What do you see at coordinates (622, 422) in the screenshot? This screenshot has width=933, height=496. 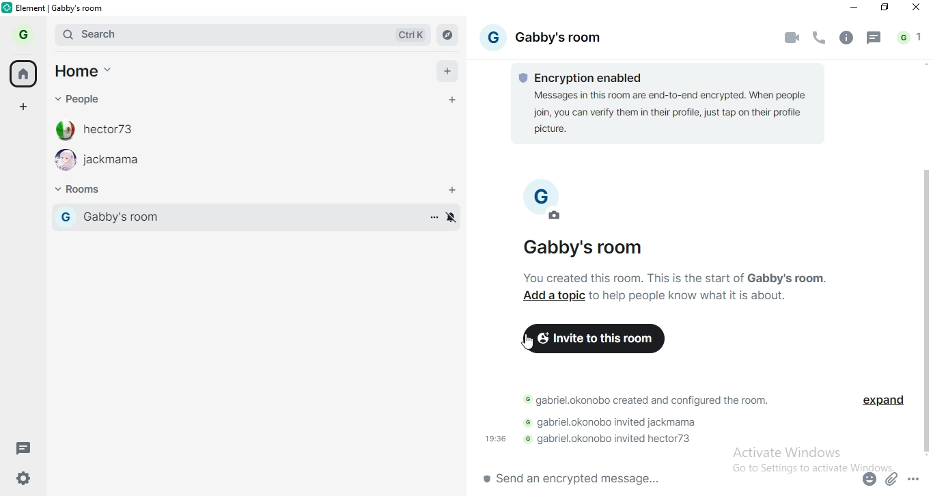 I see `text 3` at bounding box center [622, 422].